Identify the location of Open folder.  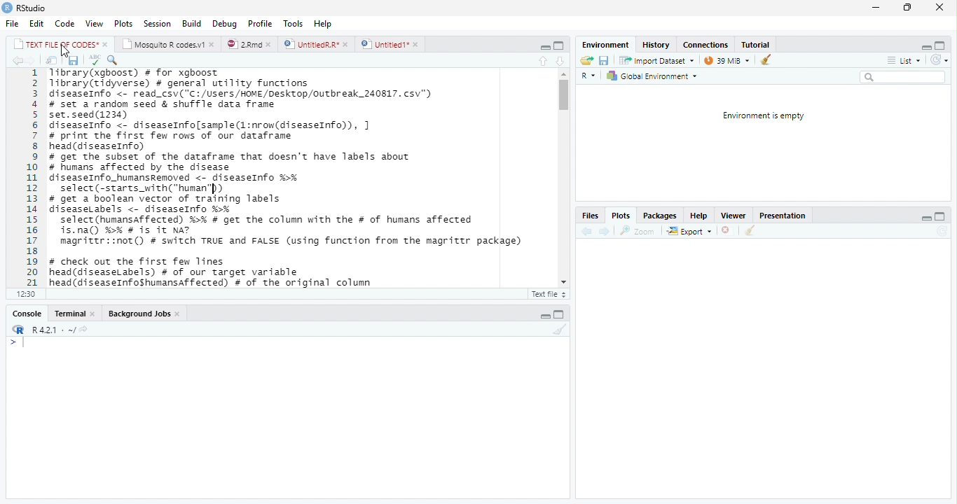
(586, 59).